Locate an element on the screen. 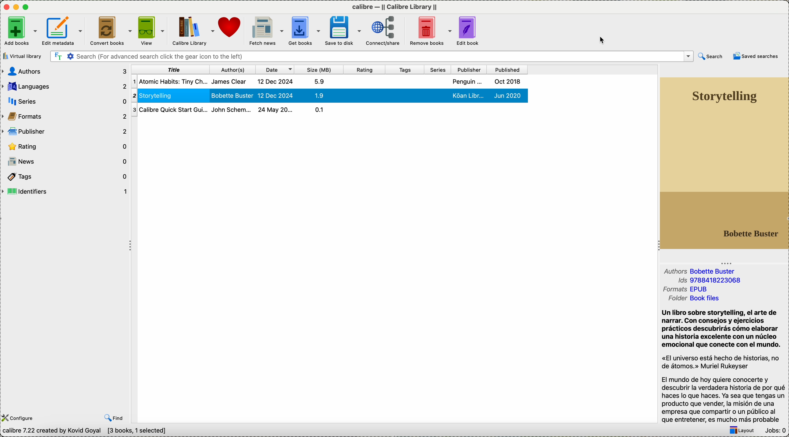 This screenshot has height=437, width=789. size is located at coordinates (320, 70).